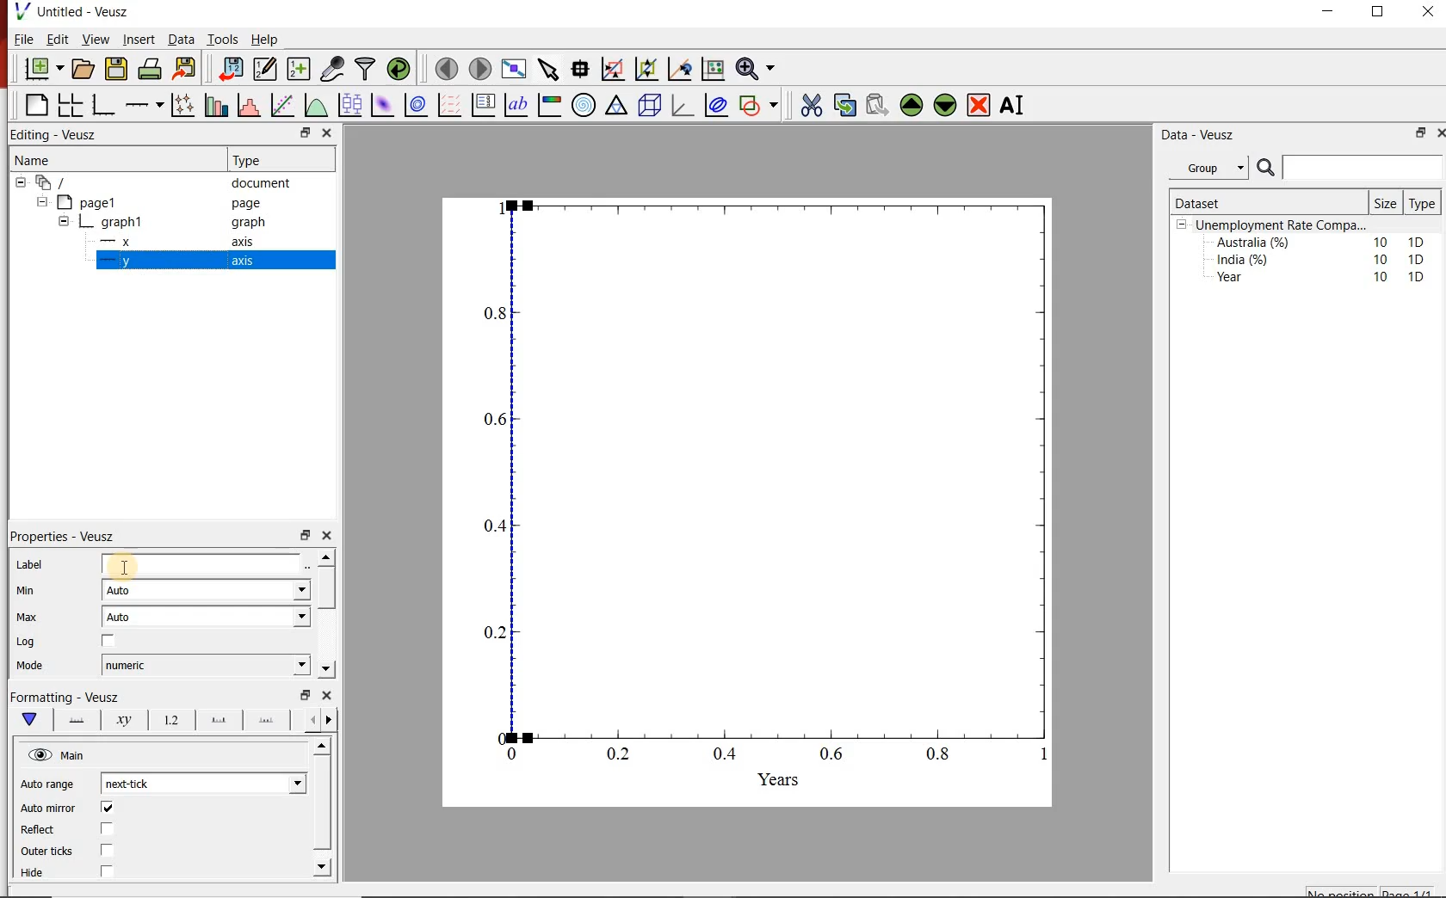  Describe the element at coordinates (35, 618) in the screenshot. I see `Max` at that location.